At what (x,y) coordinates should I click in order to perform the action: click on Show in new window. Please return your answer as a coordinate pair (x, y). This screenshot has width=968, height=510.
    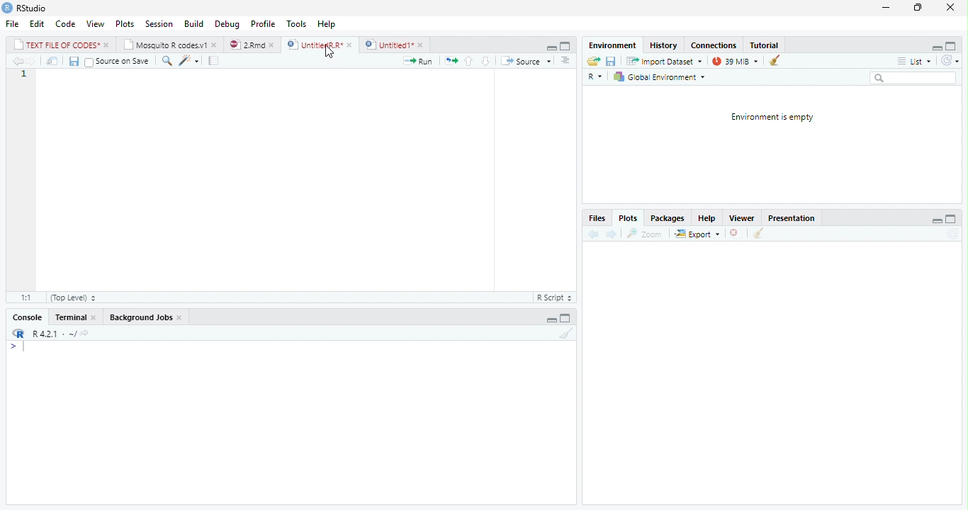
    Looking at the image, I should click on (50, 61).